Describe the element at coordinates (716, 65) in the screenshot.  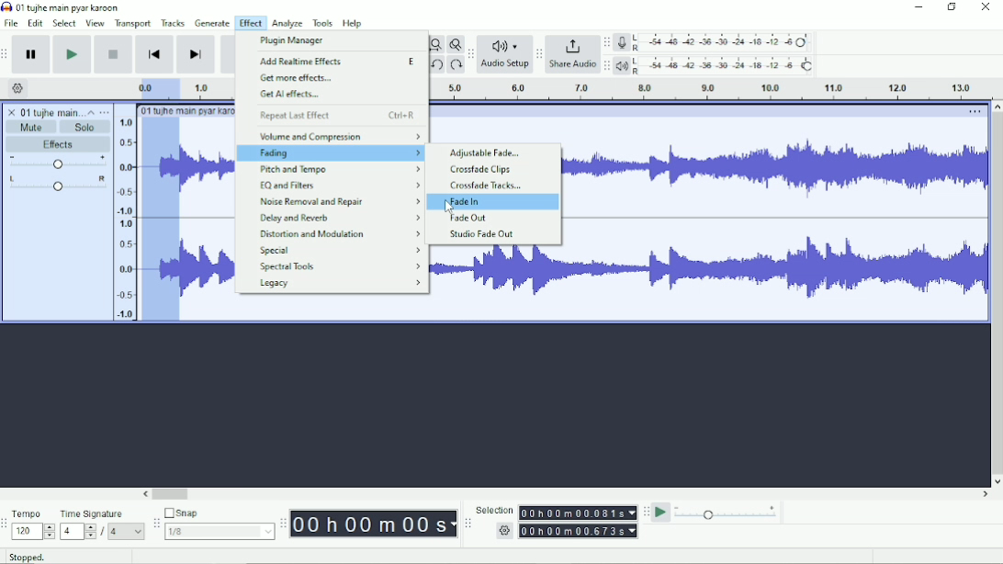
I see `Playback Meter` at that location.